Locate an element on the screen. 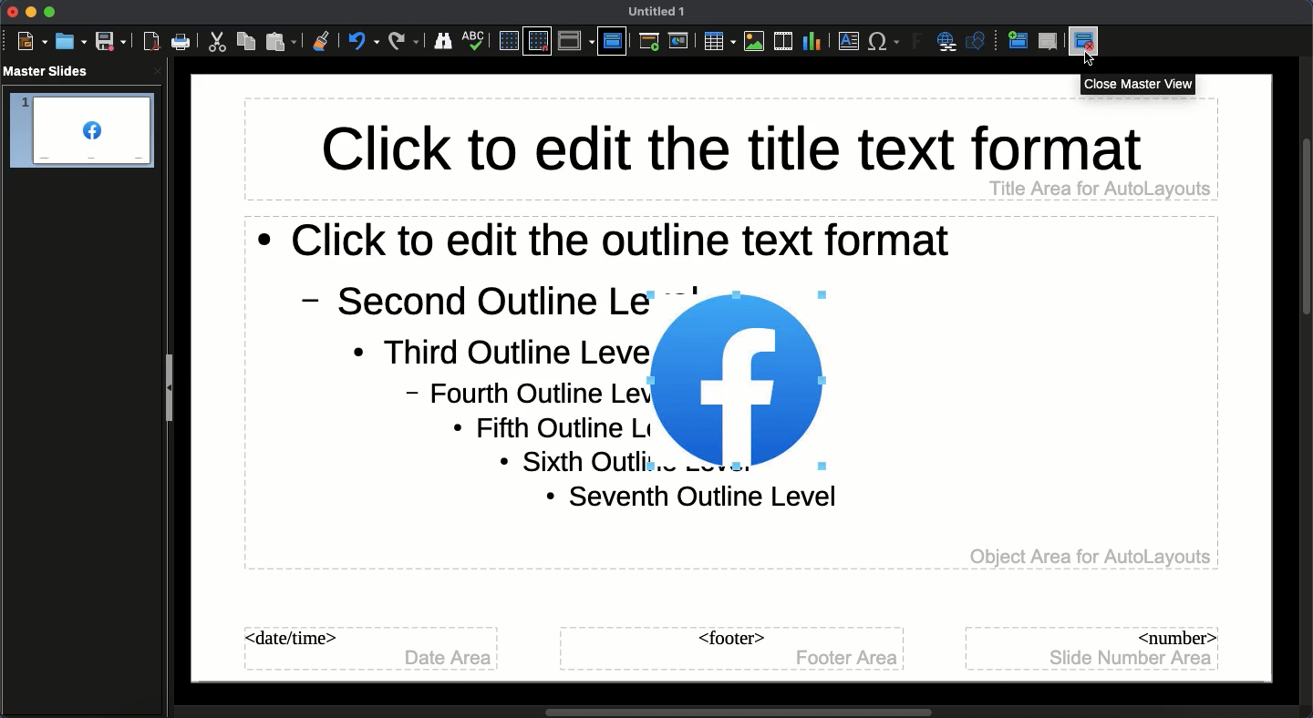 The height and width of the screenshot is (718, 1313). Open is located at coordinates (68, 42).